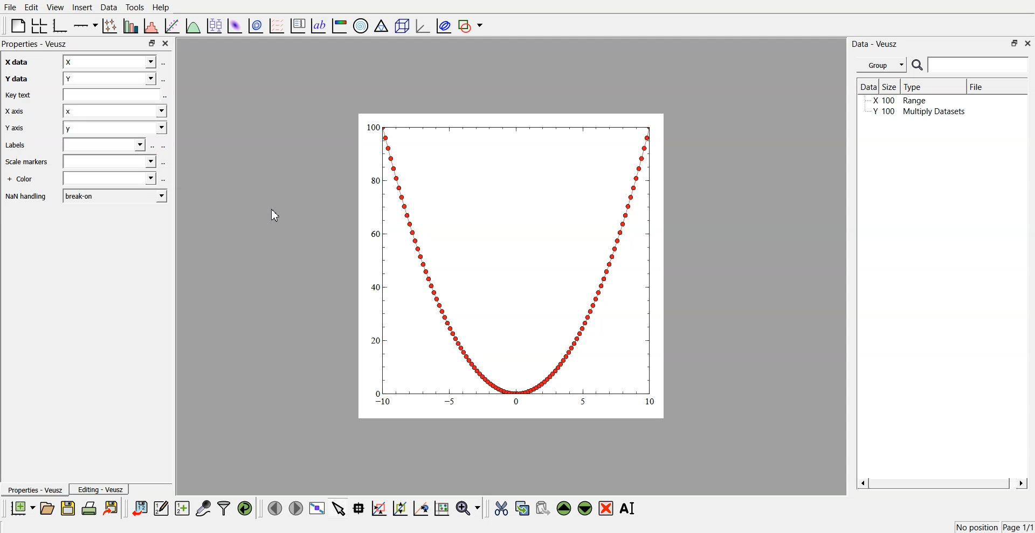  Describe the element at coordinates (422, 26) in the screenshot. I see `3d graph` at that location.